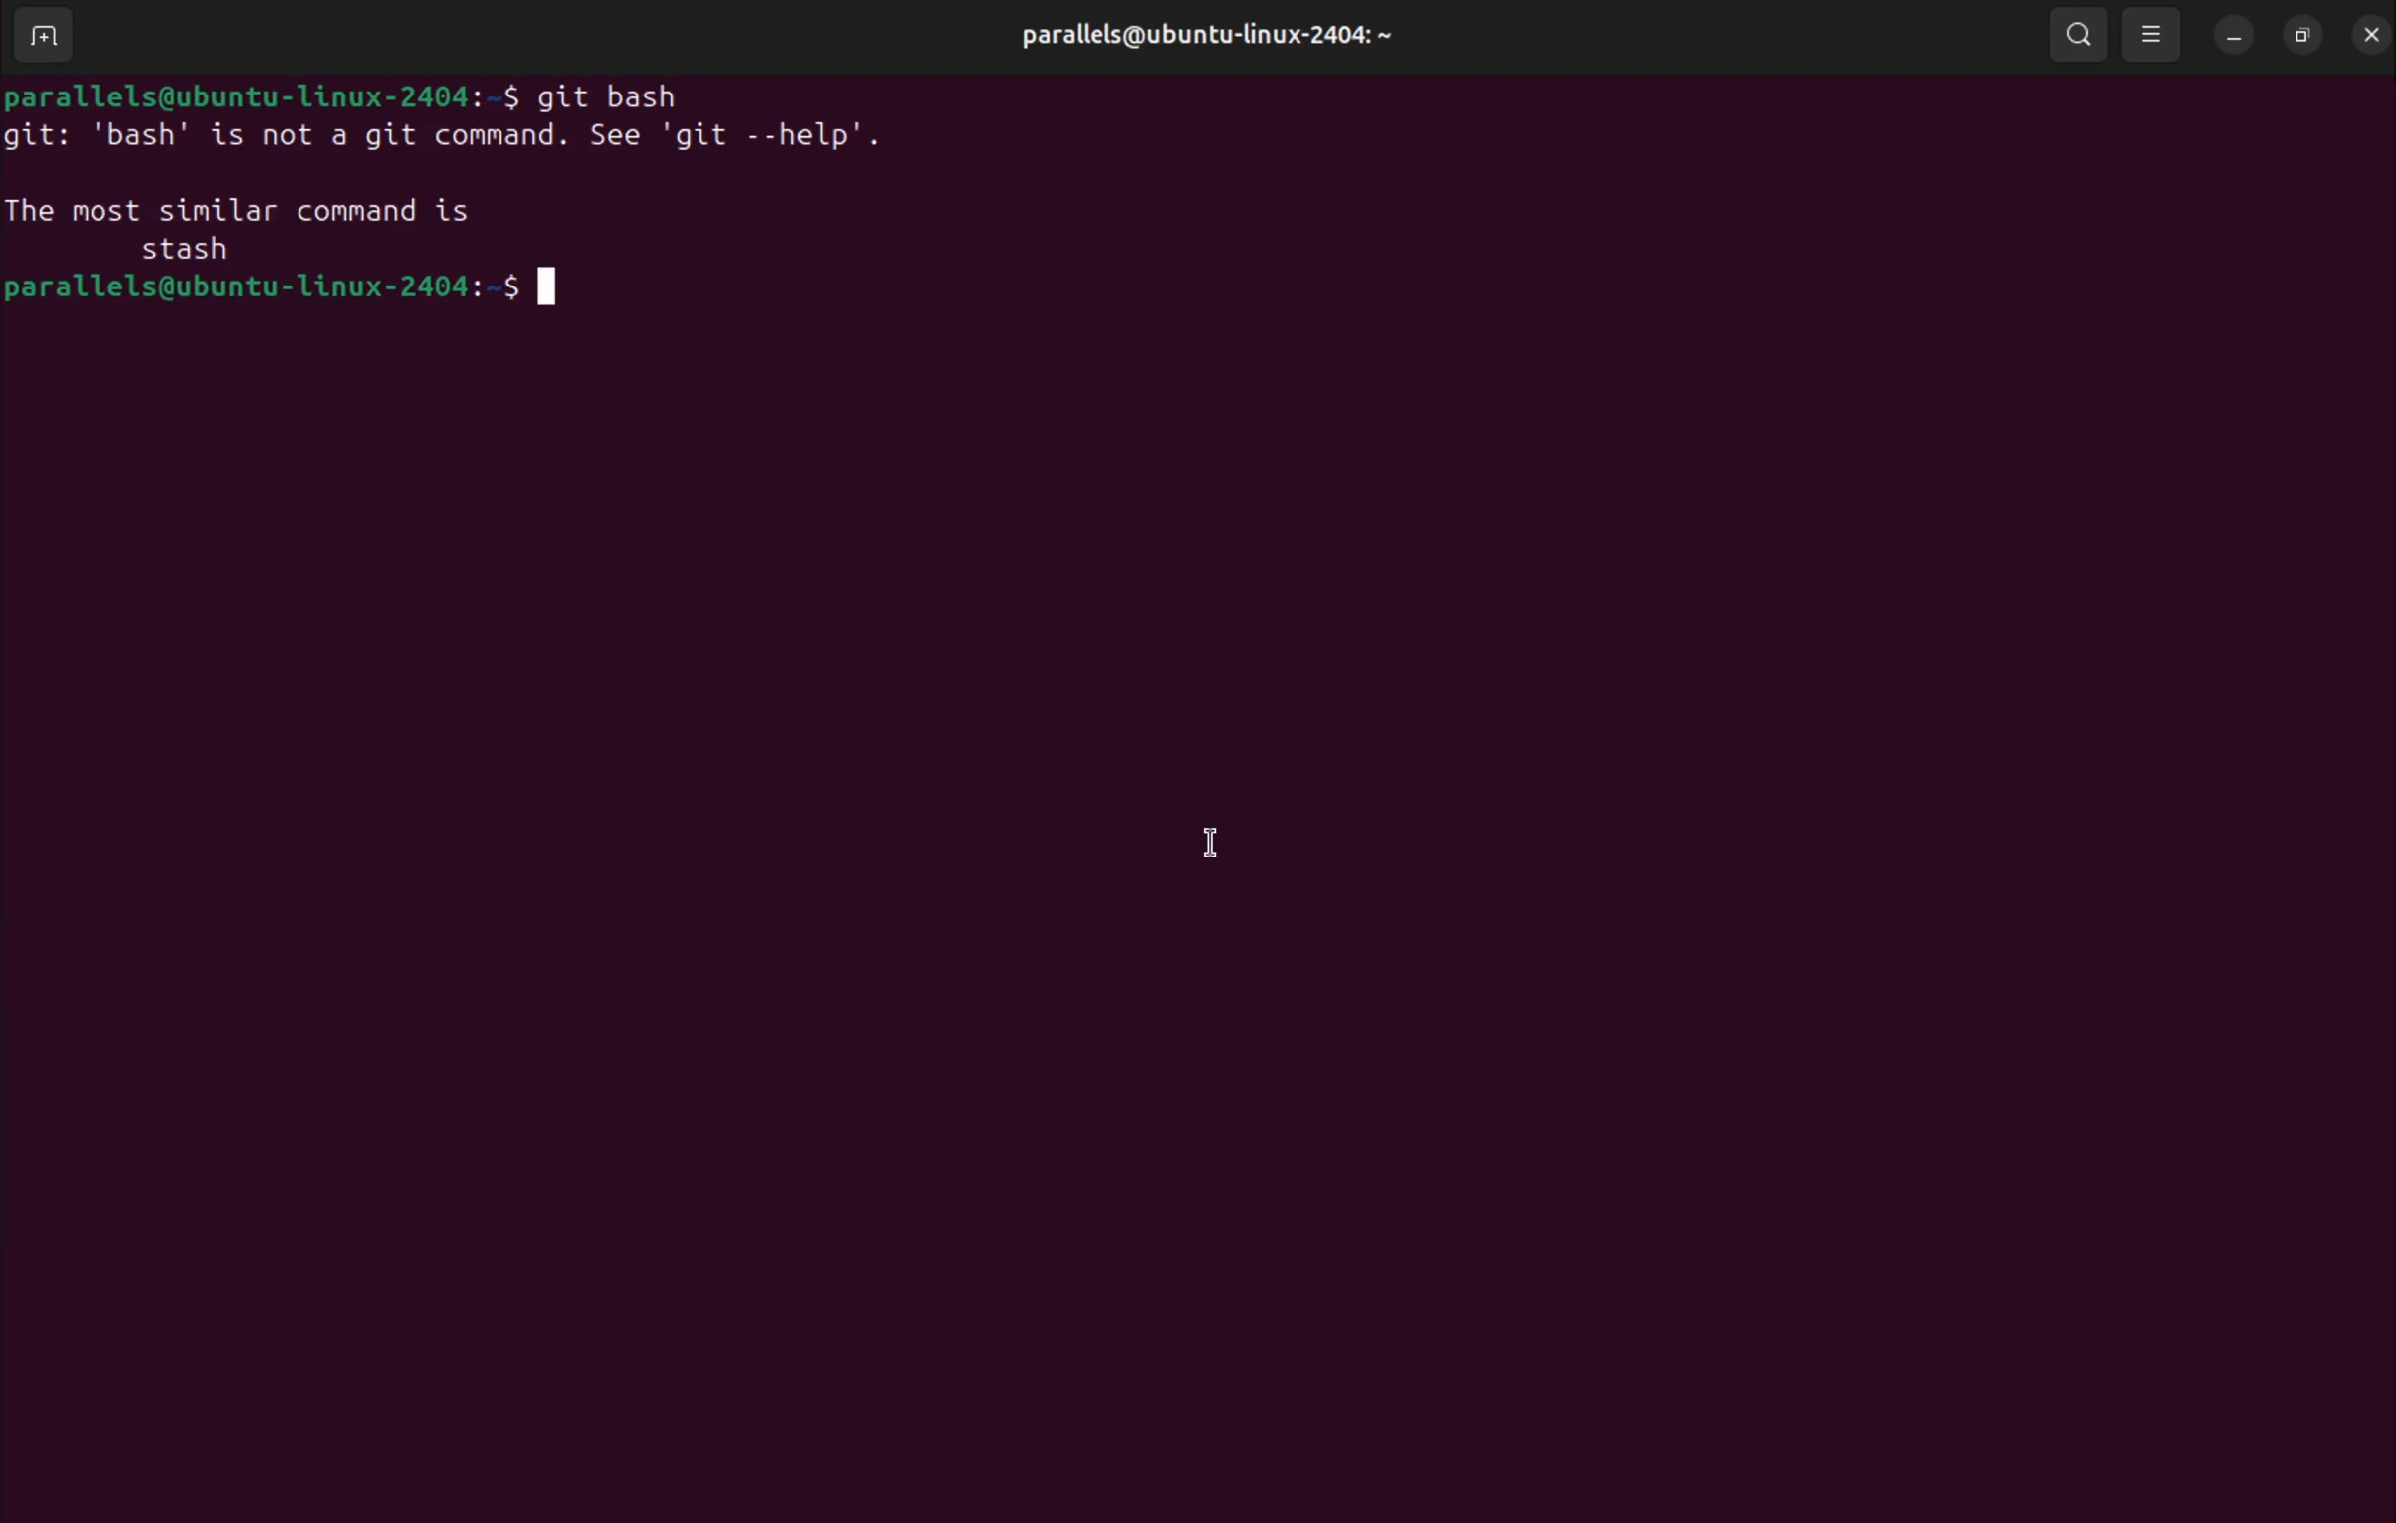  Describe the element at coordinates (1203, 39) in the screenshot. I see `parallels` at that location.